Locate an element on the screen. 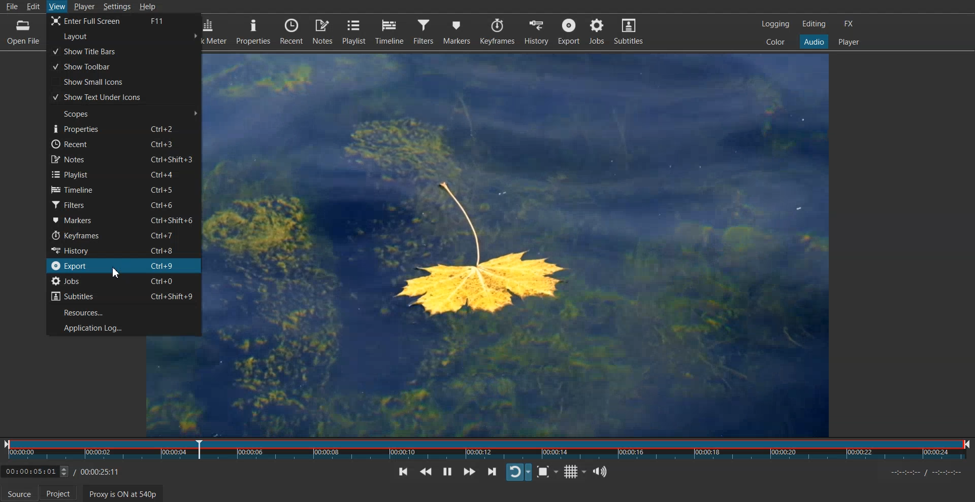  Peak meter is located at coordinates (218, 31).